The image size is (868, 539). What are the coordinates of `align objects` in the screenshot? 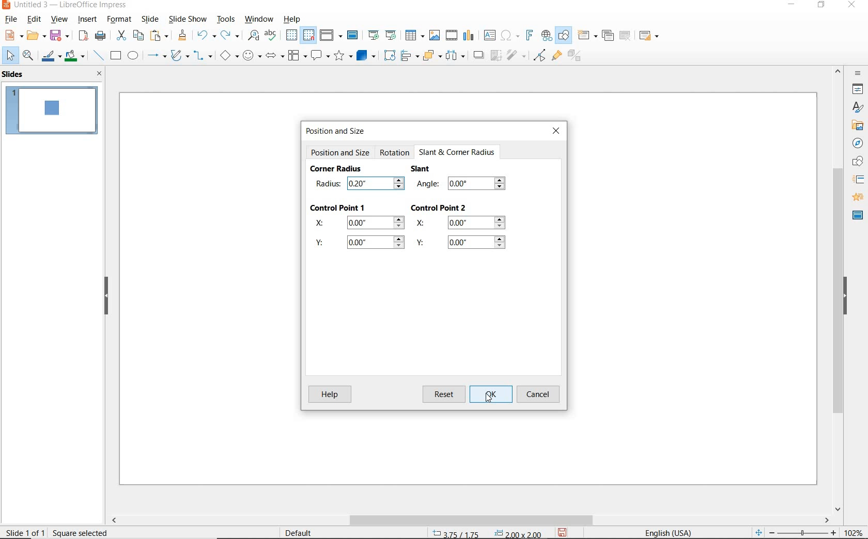 It's located at (410, 57).